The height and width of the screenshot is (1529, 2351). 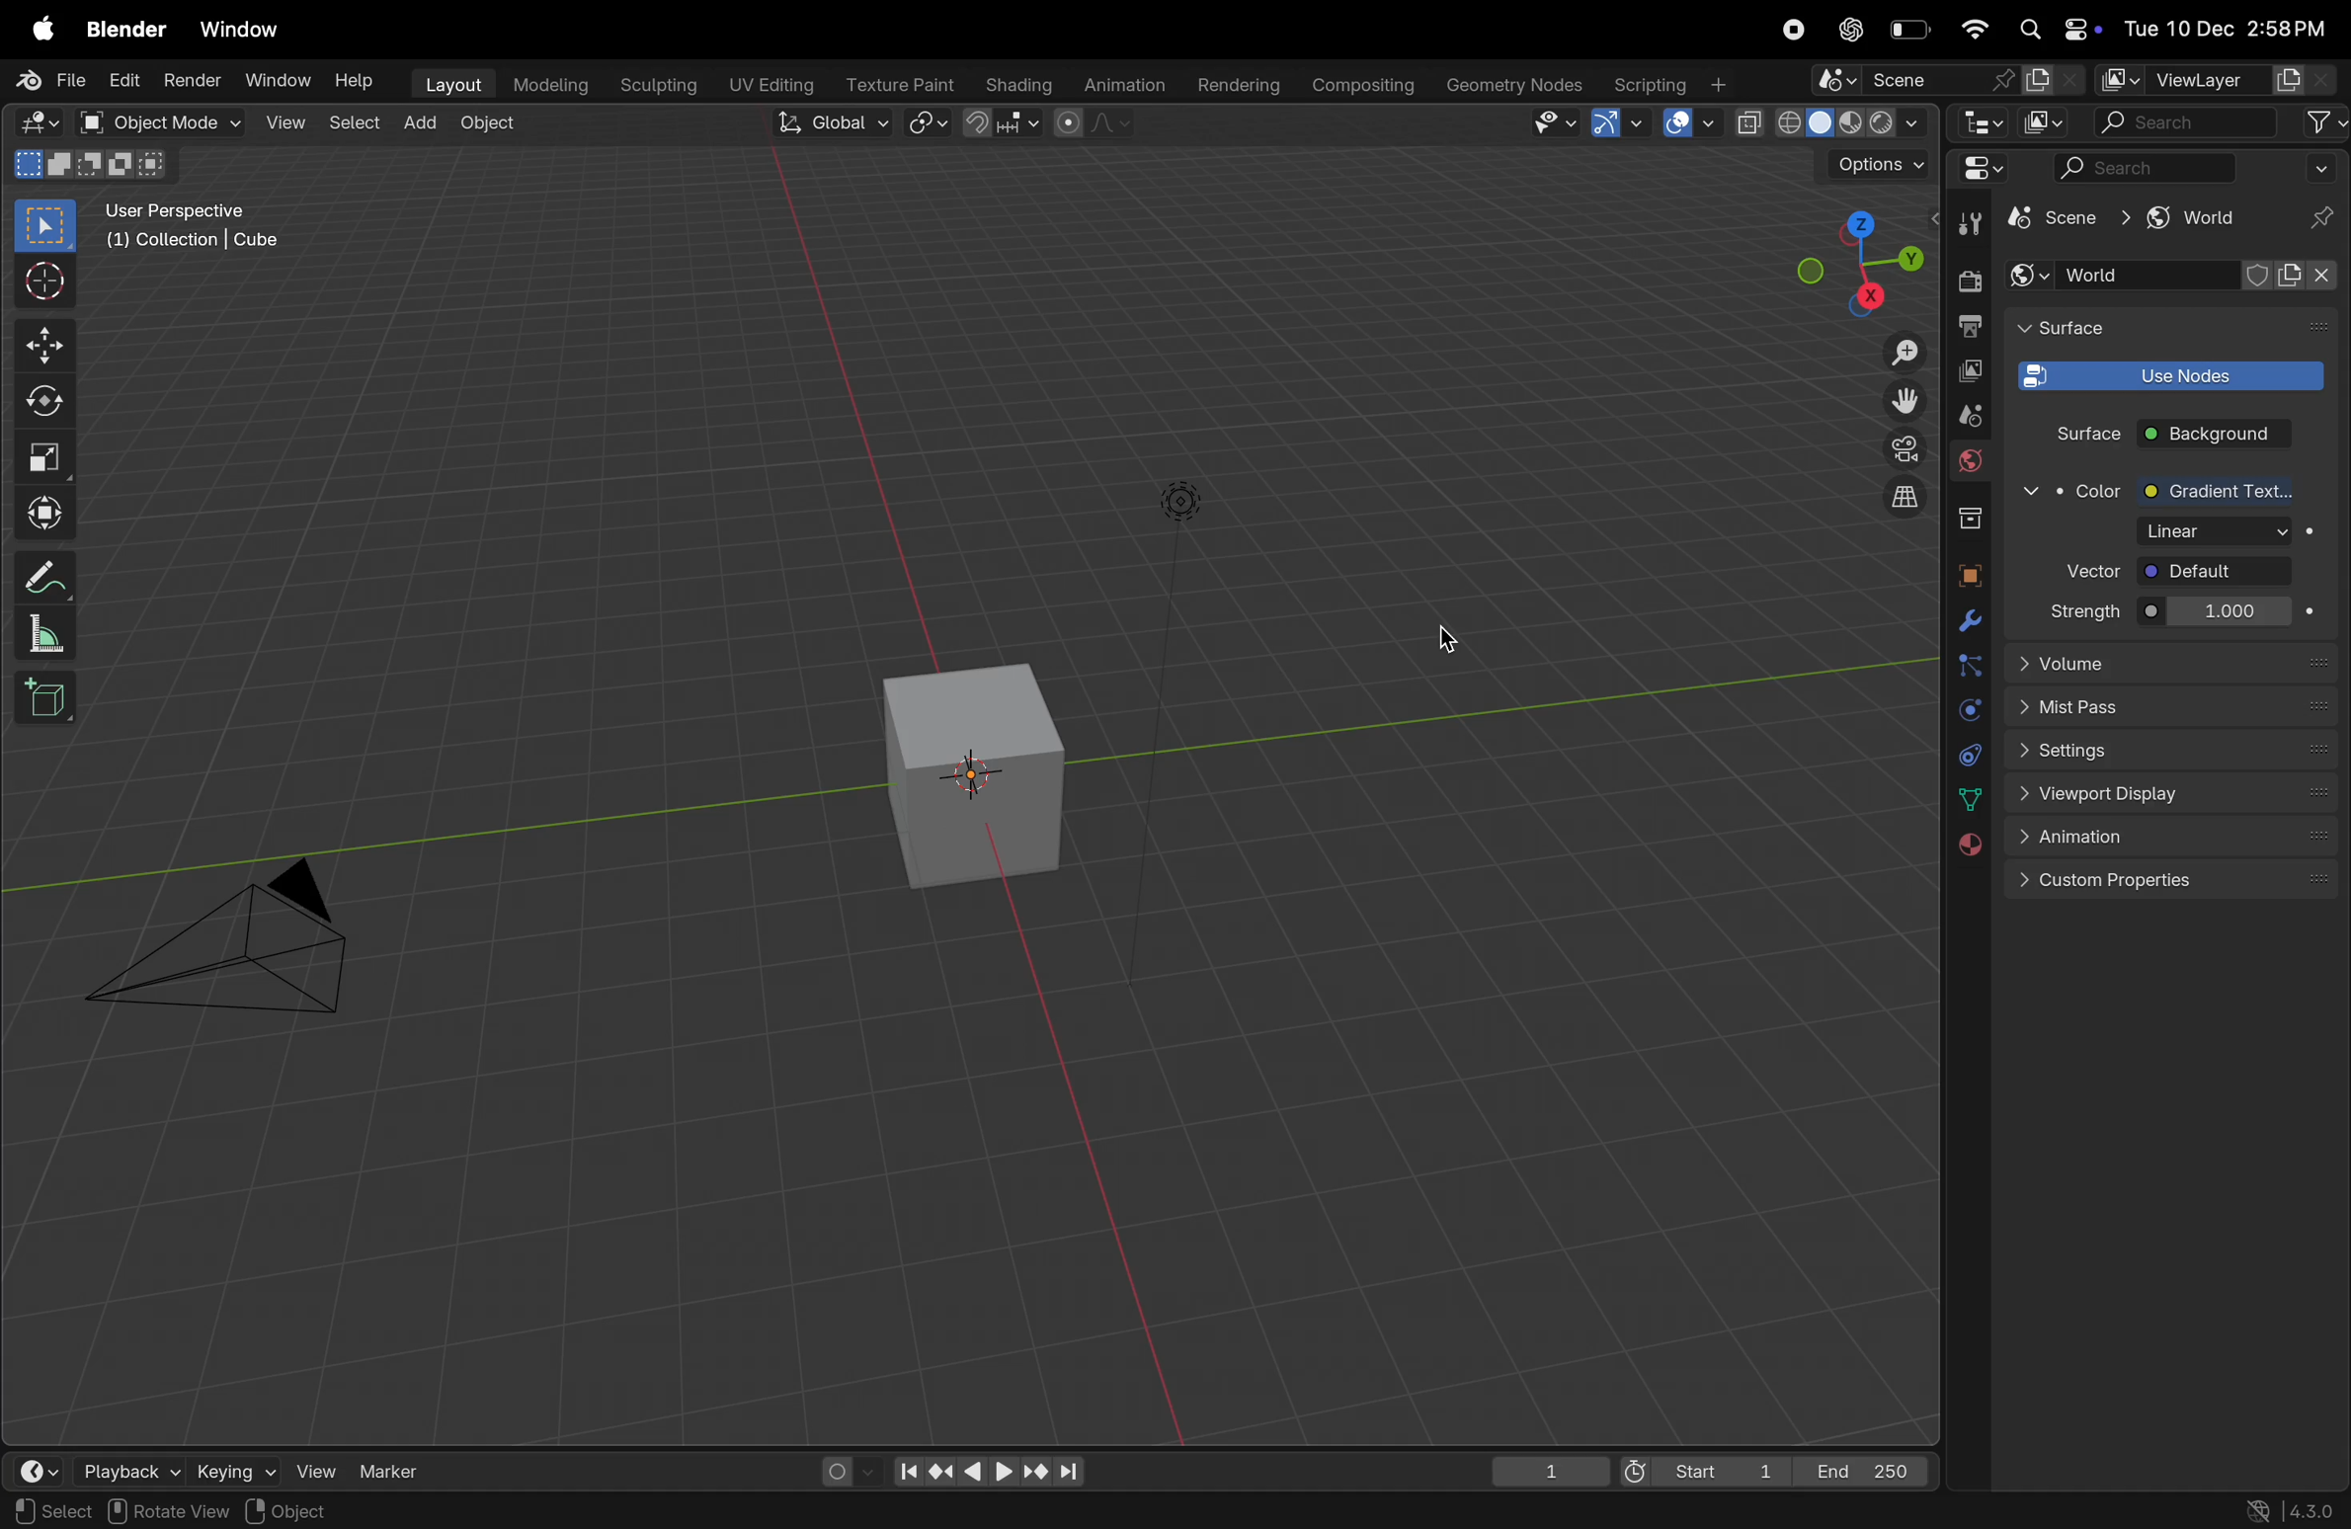 What do you see at coordinates (2062, 220) in the screenshot?
I see `scene` at bounding box center [2062, 220].